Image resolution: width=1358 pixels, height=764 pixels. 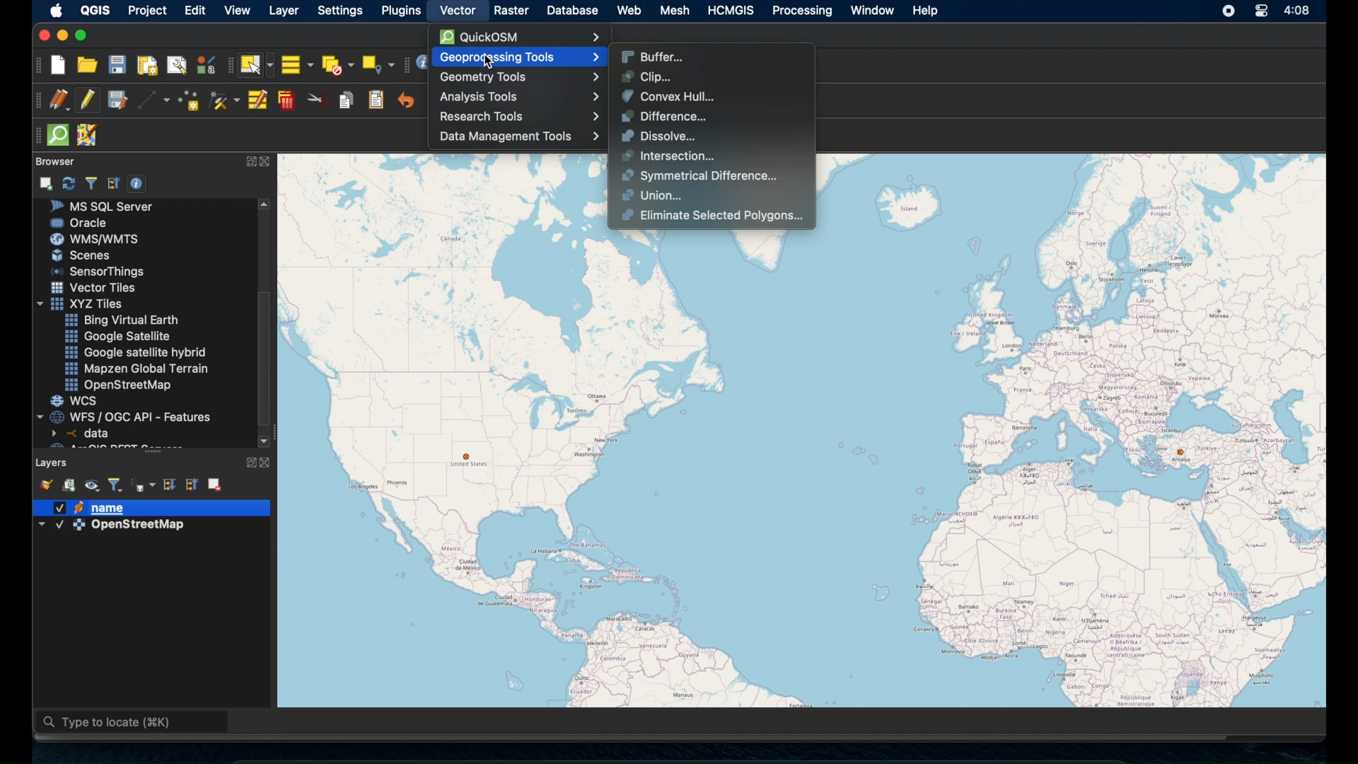 I want to click on style manager, so click(x=45, y=483).